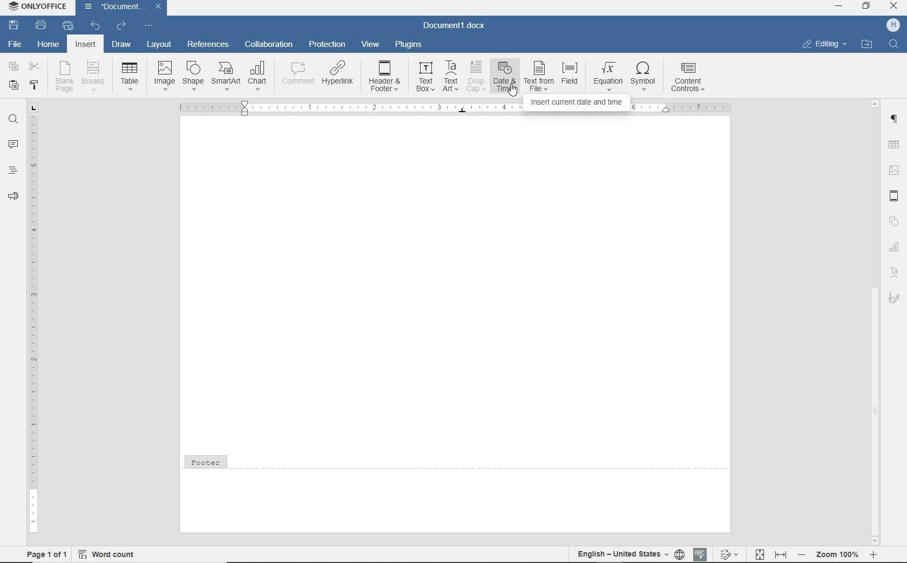 Image resolution: width=907 pixels, height=563 pixels. I want to click on undo, so click(96, 27).